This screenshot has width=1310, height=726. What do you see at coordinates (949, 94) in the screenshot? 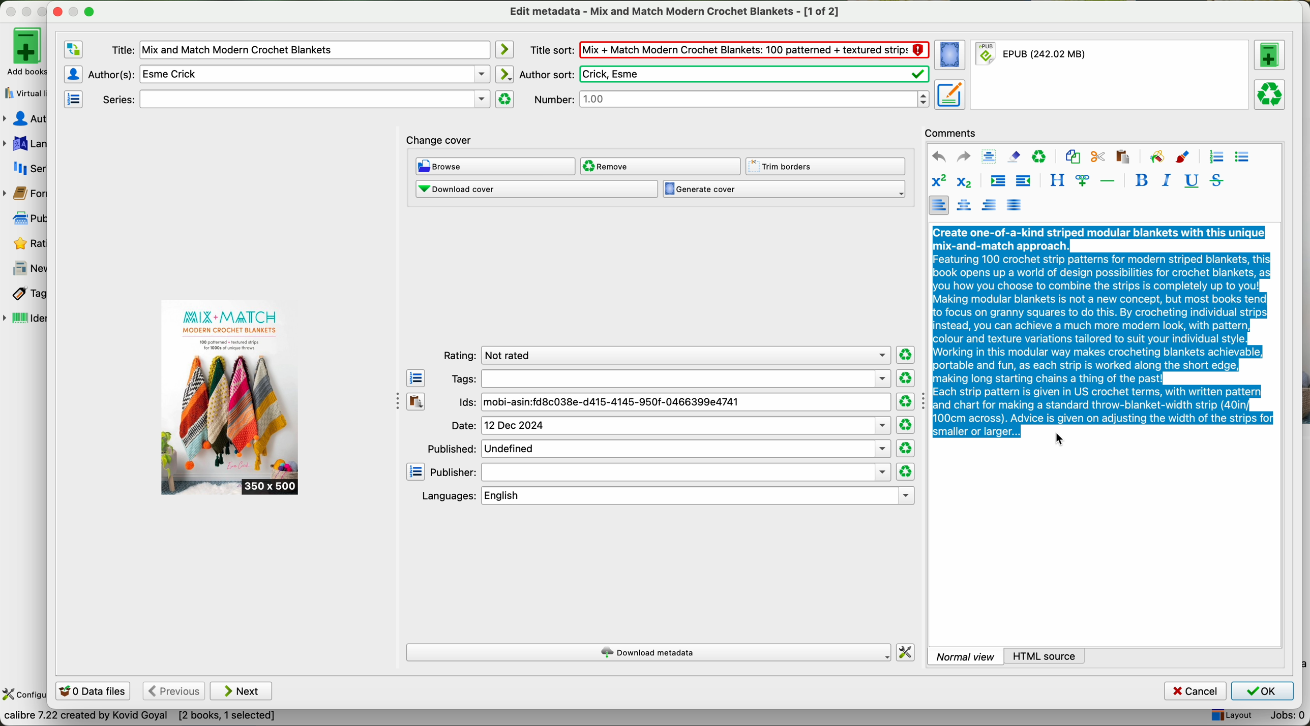
I see `set metadata for the book` at bounding box center [949, 94].